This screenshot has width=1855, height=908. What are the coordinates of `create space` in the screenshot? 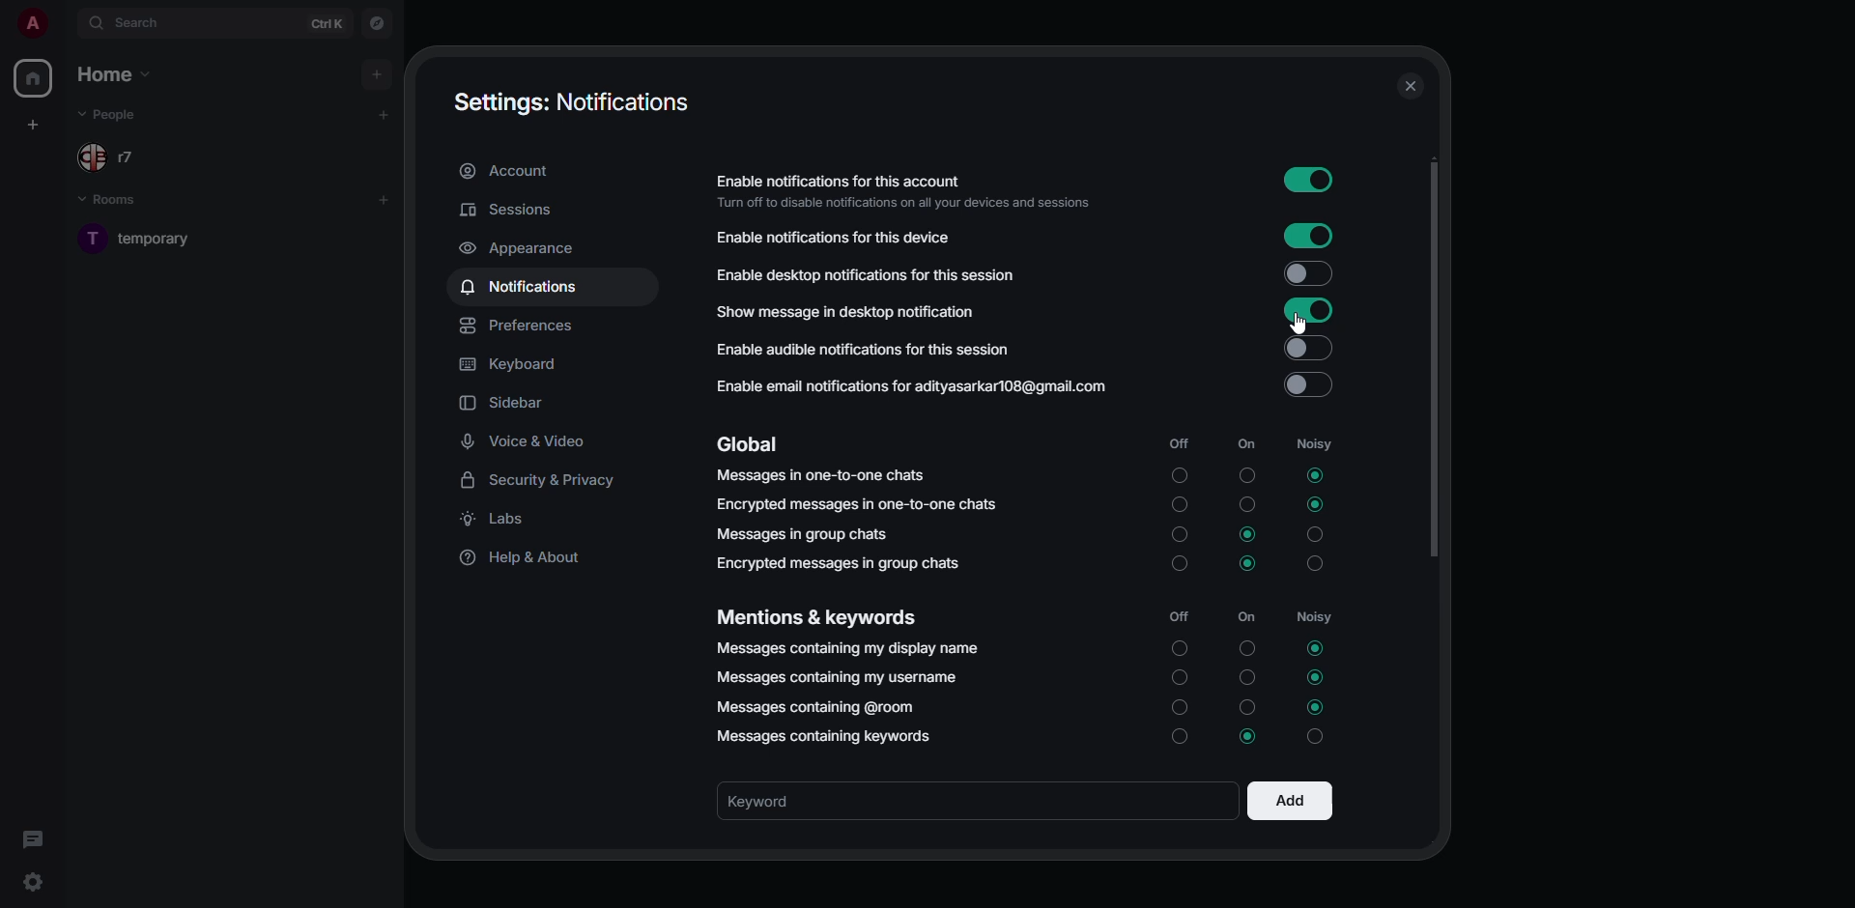 It's located at (37, 124).